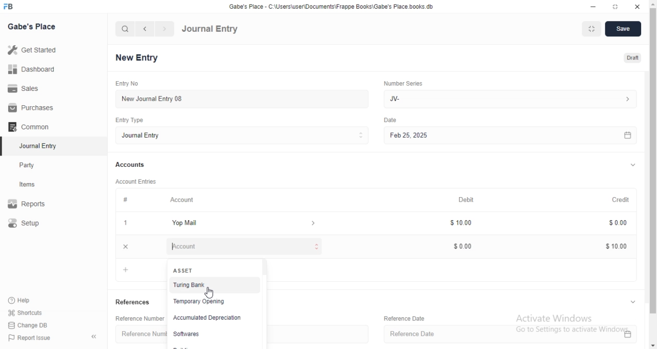  Describe the element at coordinates (515, 135) in the screenshot. I see `Feb 25, 2025` at that location.